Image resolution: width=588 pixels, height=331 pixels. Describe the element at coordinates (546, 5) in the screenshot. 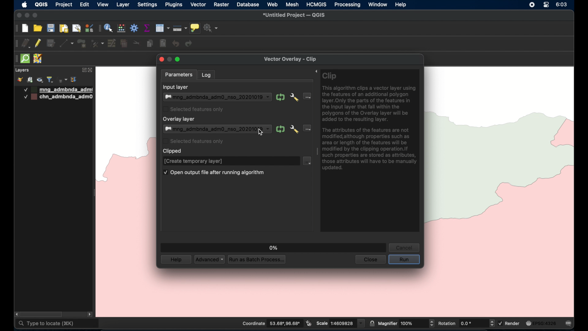

I see `control center` at that location.